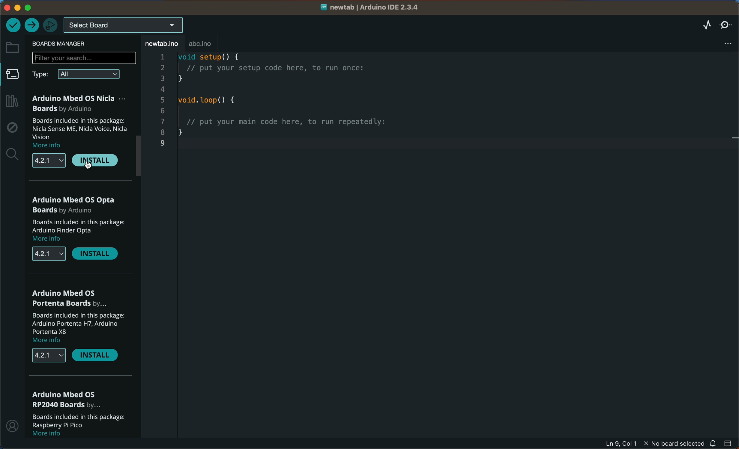  I want to click on description, so click(78, 128).